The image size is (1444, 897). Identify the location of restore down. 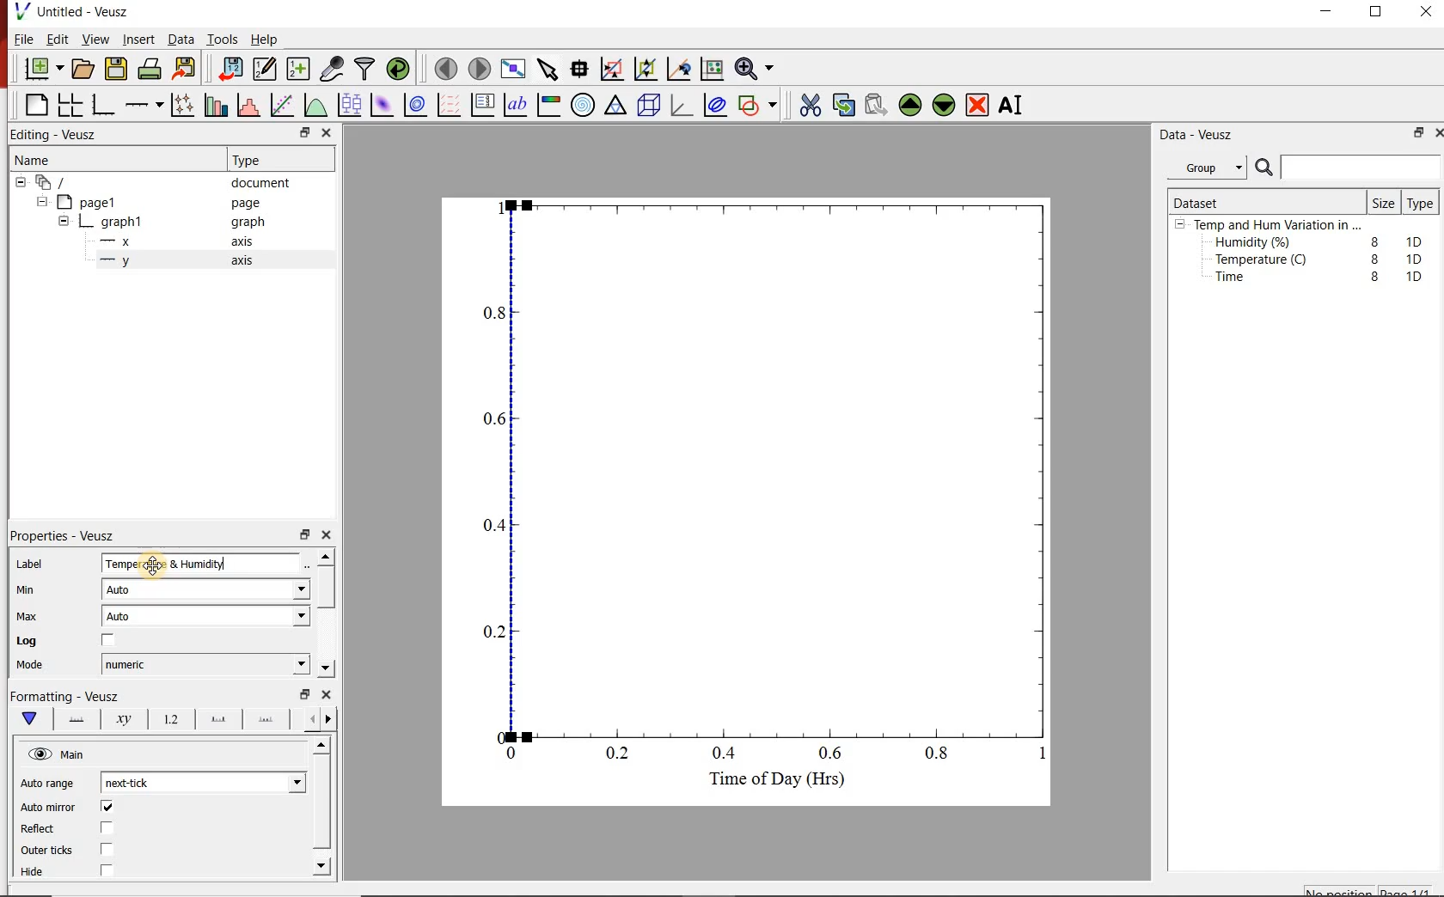
(303, 535).